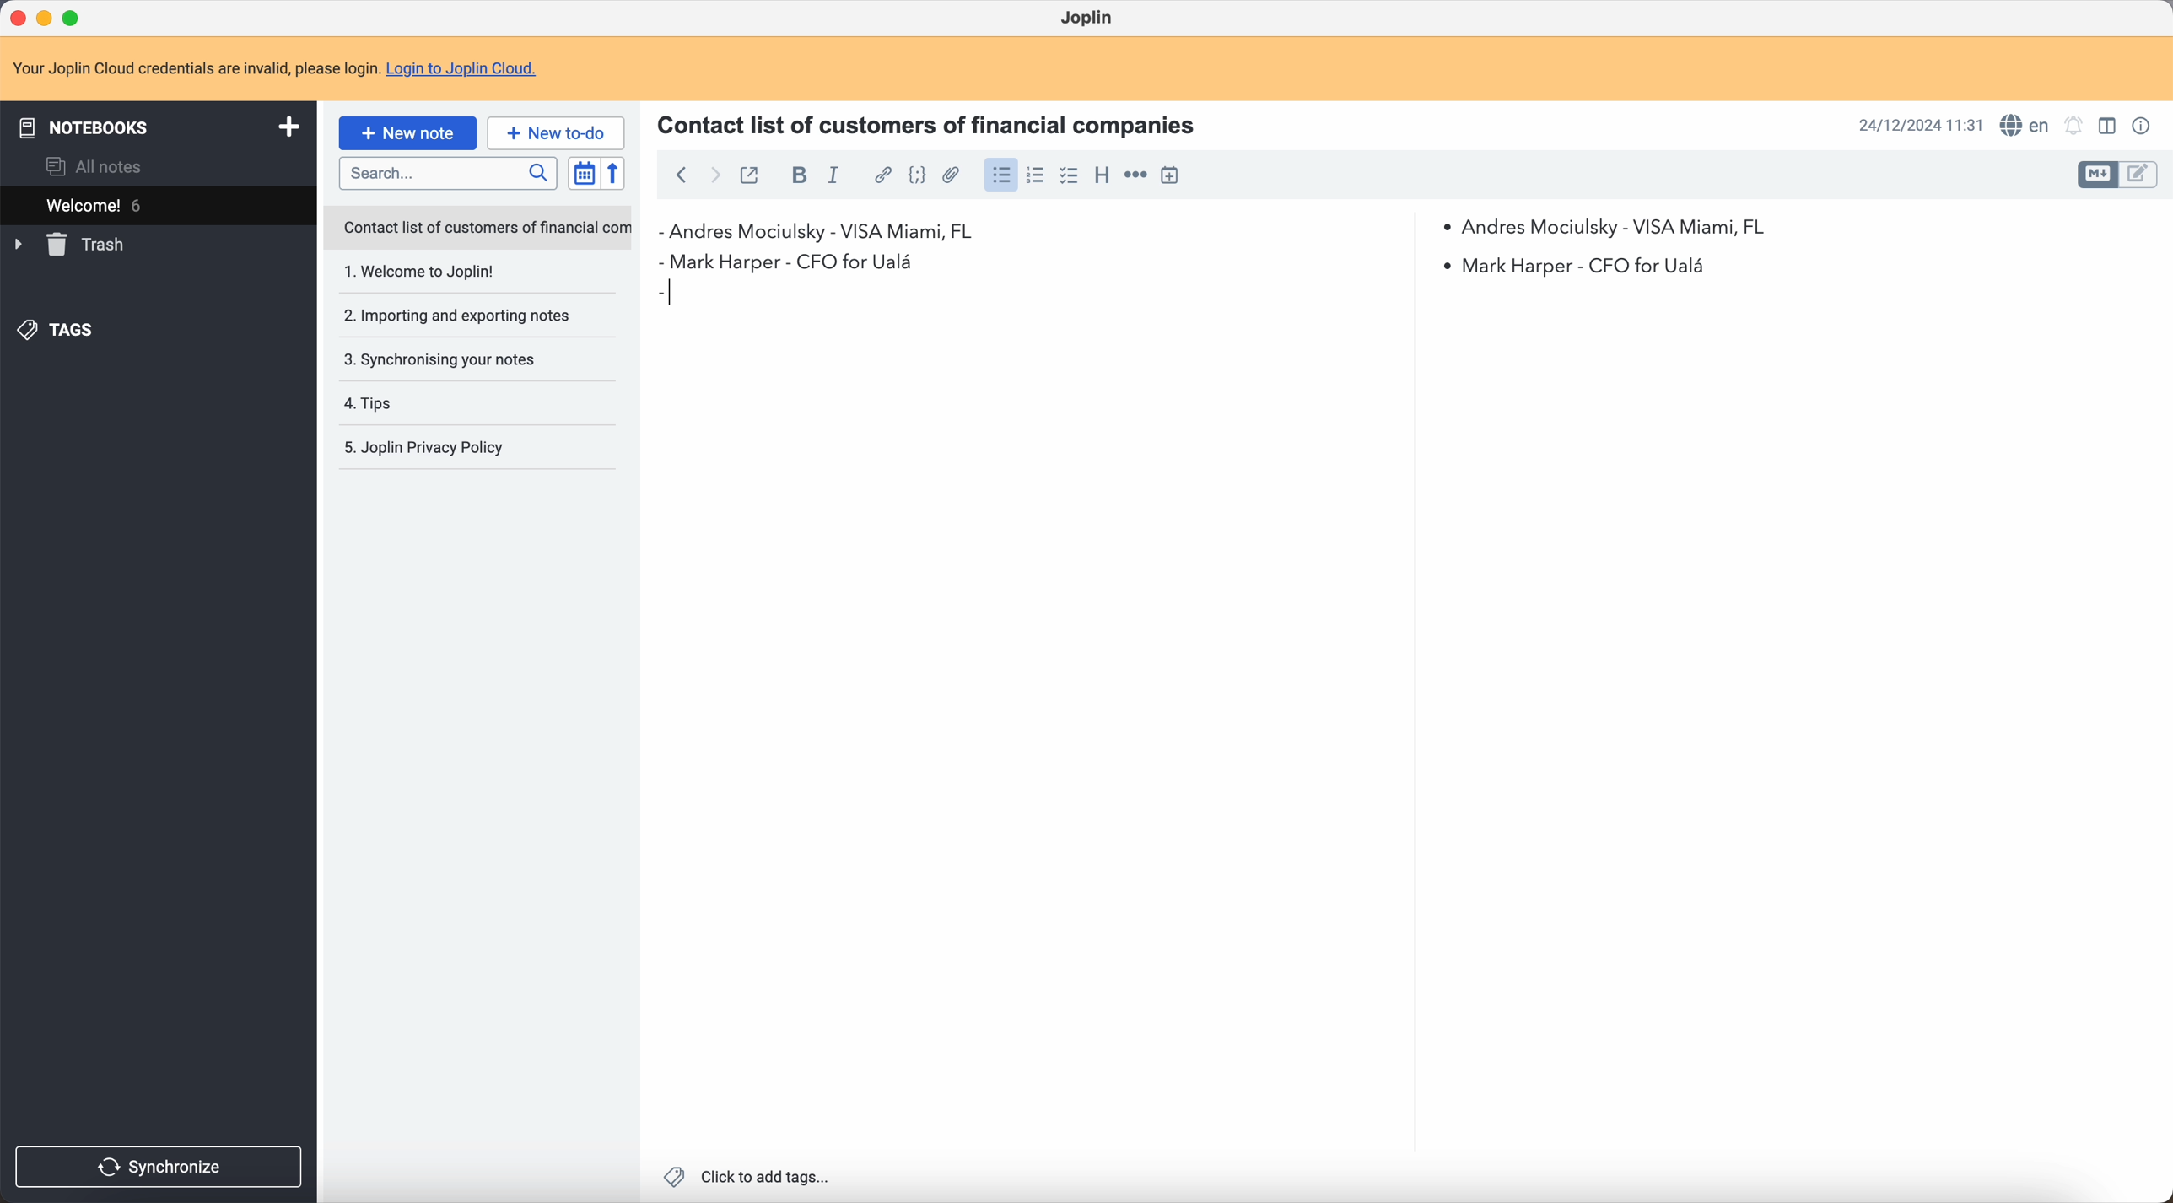 The height and width of the screenshot is (1203, 2173). I want to click on toggle edit layout, so click(2106, 125).